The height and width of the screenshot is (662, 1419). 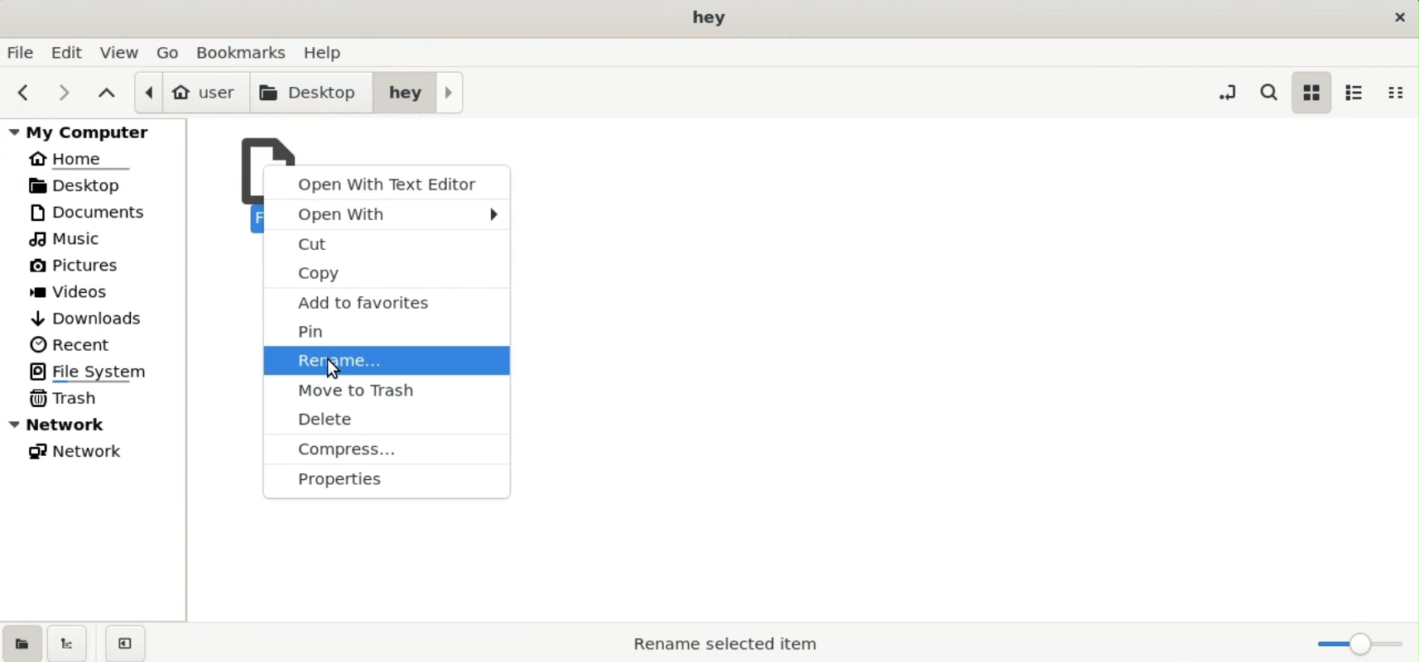 I want to click on rename, so click(x=387, y=359).